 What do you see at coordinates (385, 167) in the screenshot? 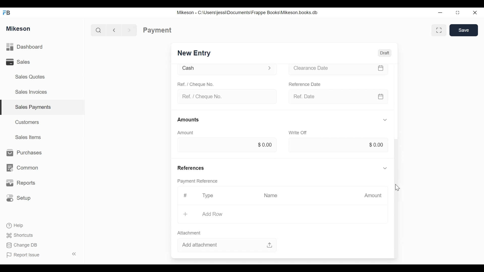
I see `more` at bounding box center [385, 167].